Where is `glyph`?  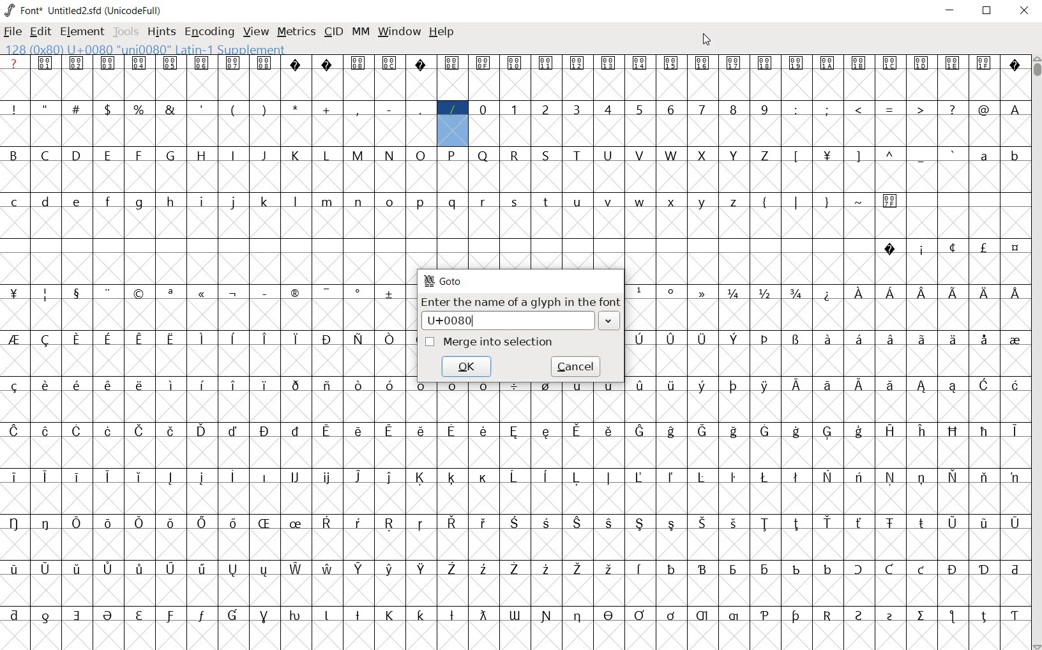 glyph is located at coordinates (576, 109).